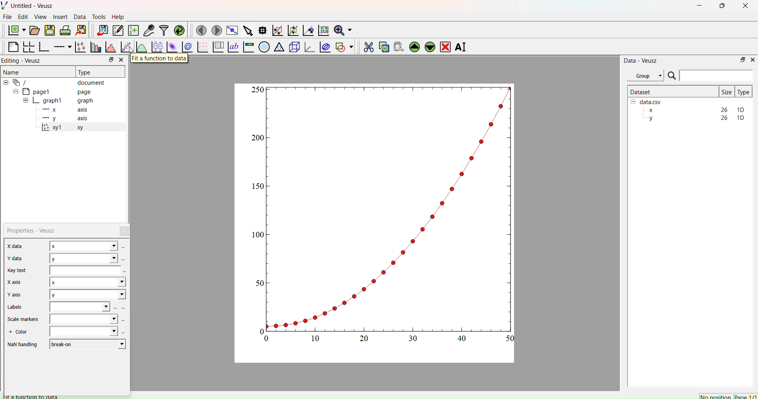  I want to click on Y data, so click(16, 258).